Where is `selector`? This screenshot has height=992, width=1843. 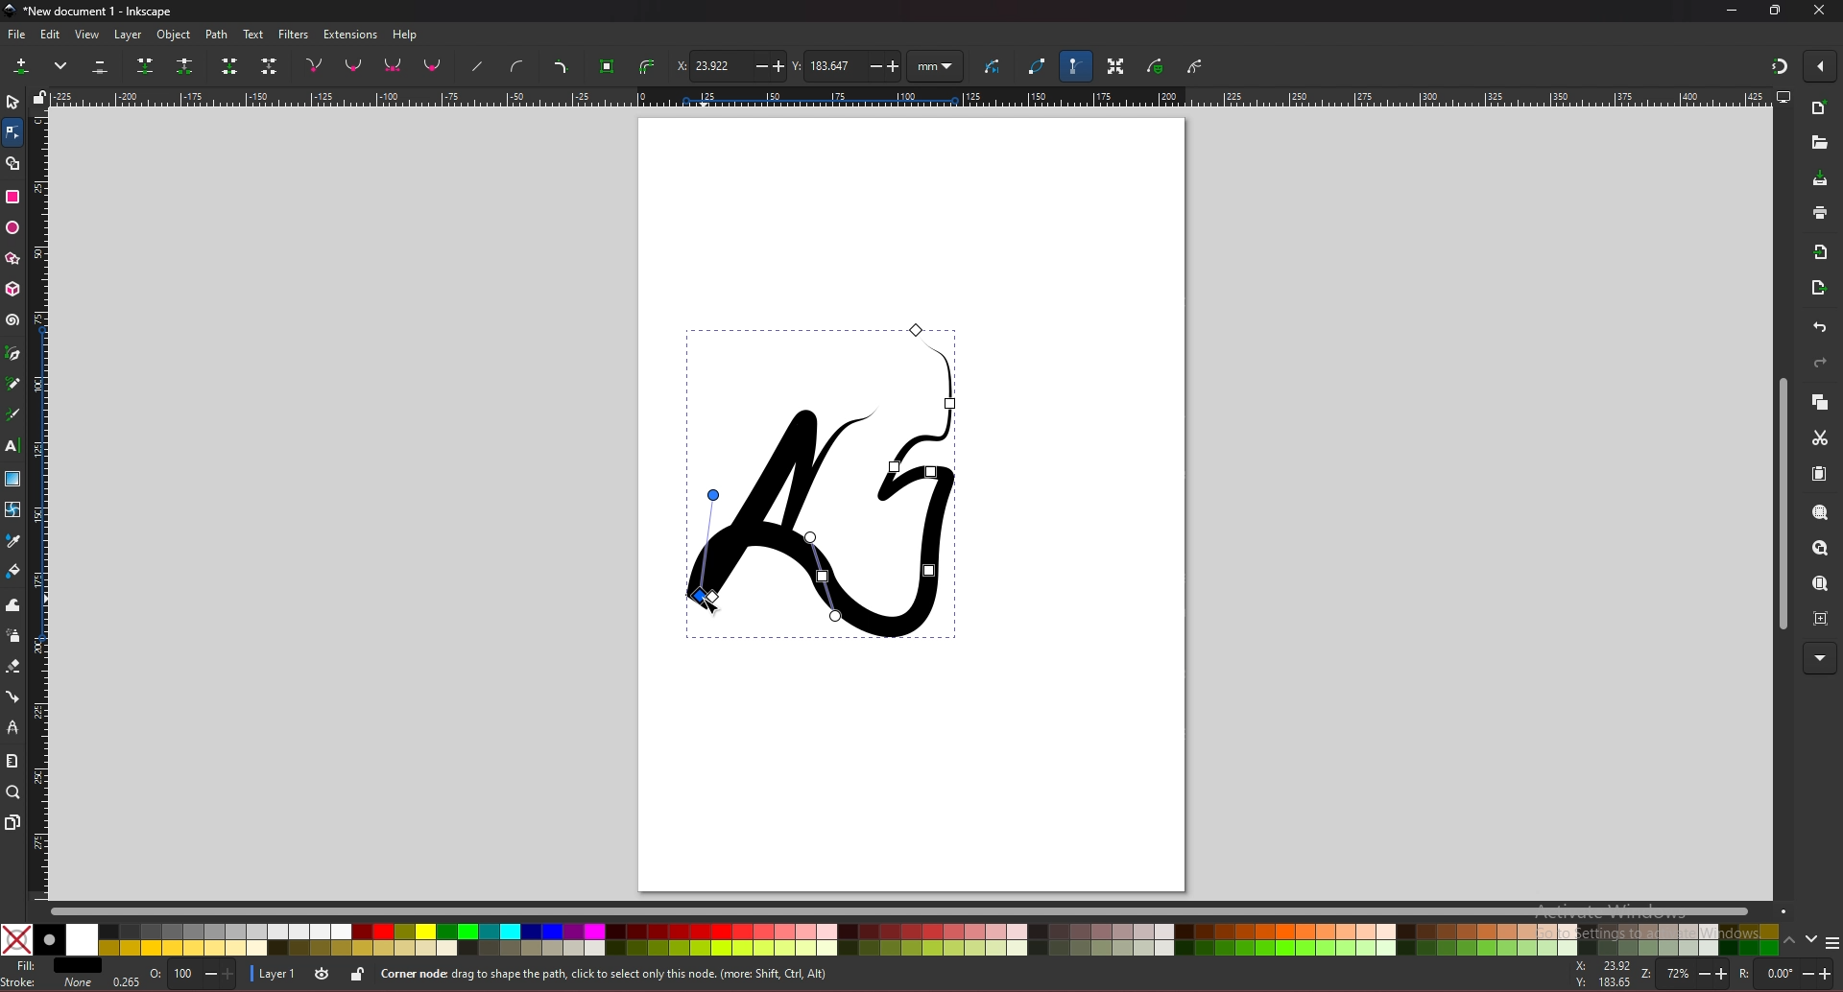
selector is located at coordinates (12, 102).